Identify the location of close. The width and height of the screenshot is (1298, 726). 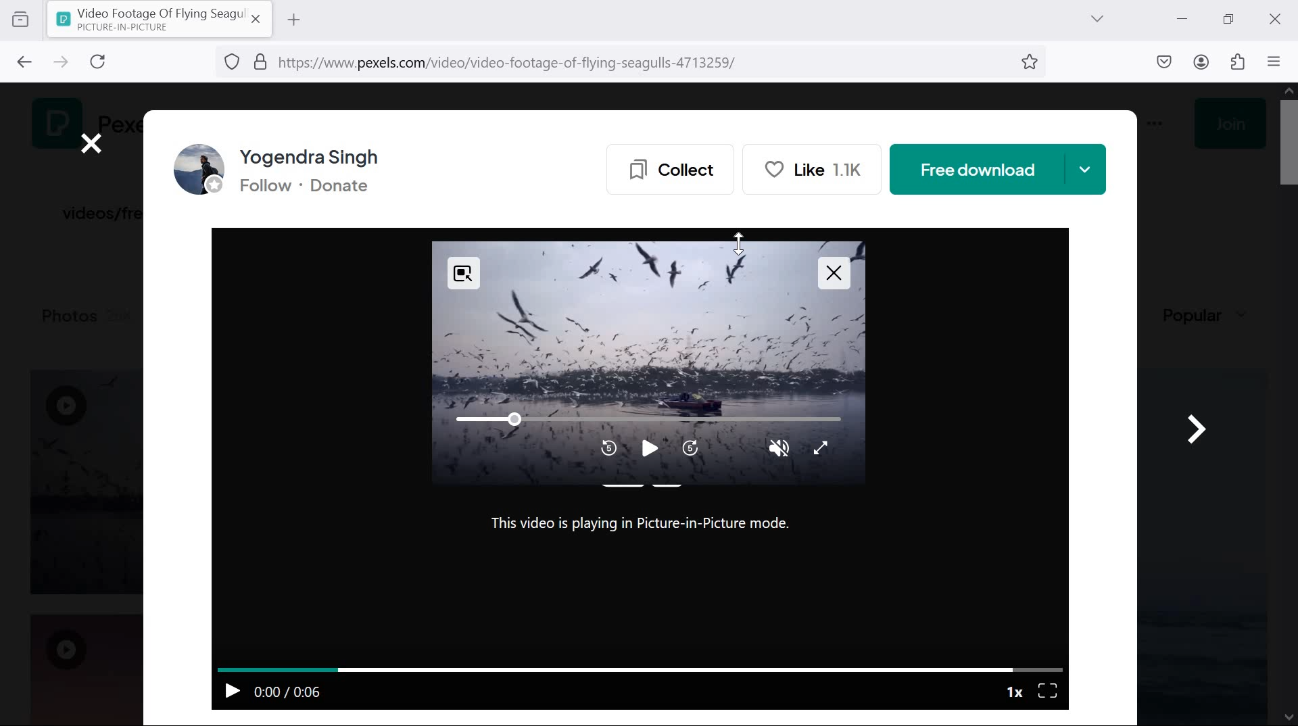
(1273, 19).